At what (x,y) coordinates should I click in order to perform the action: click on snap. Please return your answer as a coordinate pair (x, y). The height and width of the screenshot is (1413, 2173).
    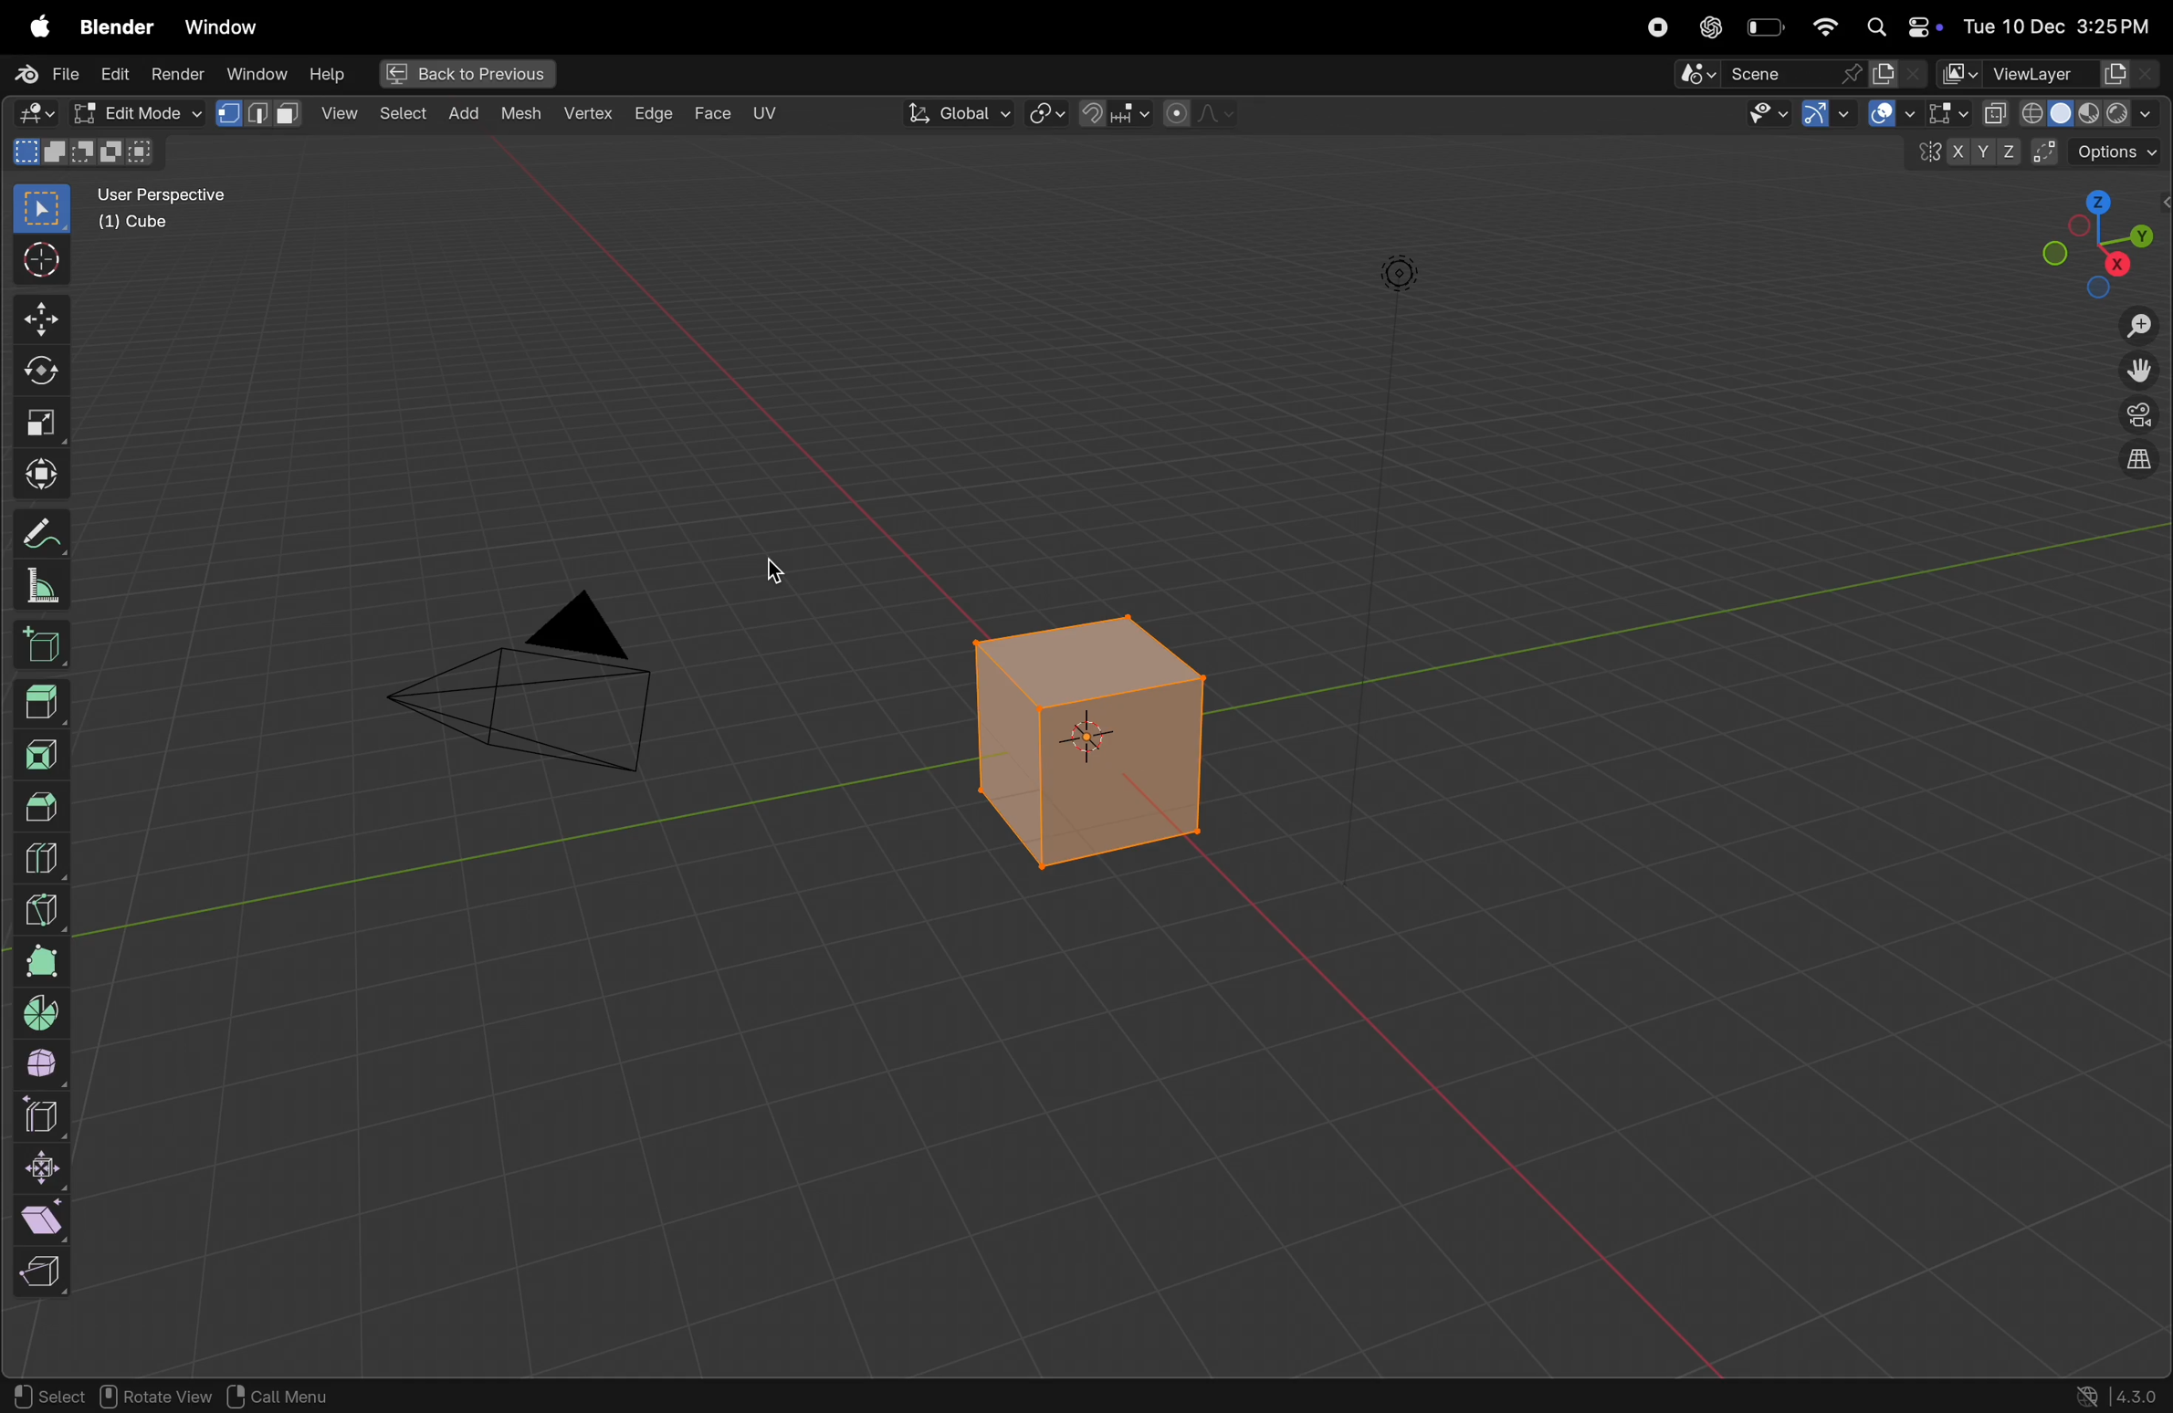
    Looking at the image, I should click on (1114, 116).